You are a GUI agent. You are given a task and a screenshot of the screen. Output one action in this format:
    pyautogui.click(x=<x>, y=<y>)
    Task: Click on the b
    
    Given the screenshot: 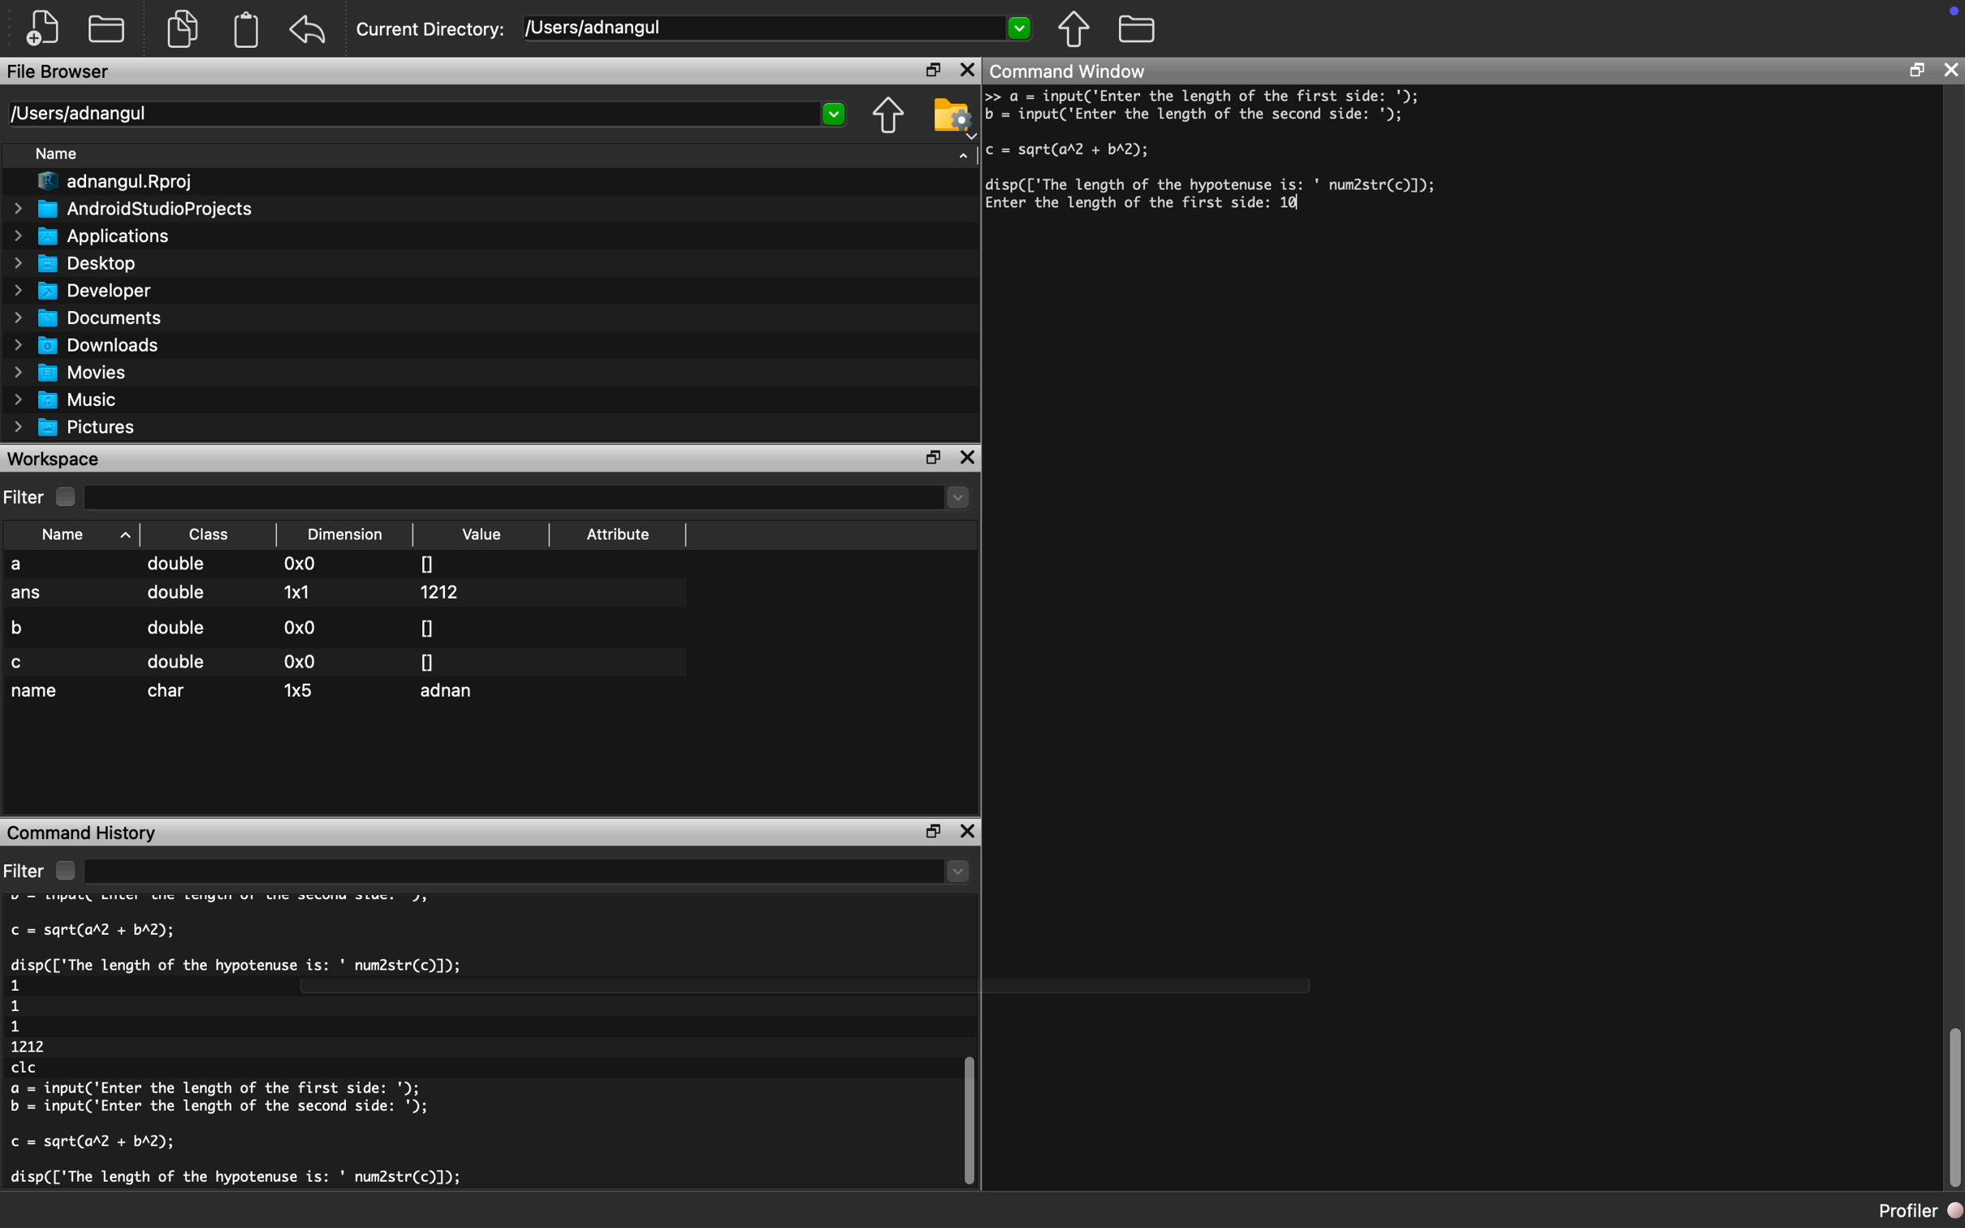 What is the action you would take?
    pyautogui.click(x=24, y=625)
    